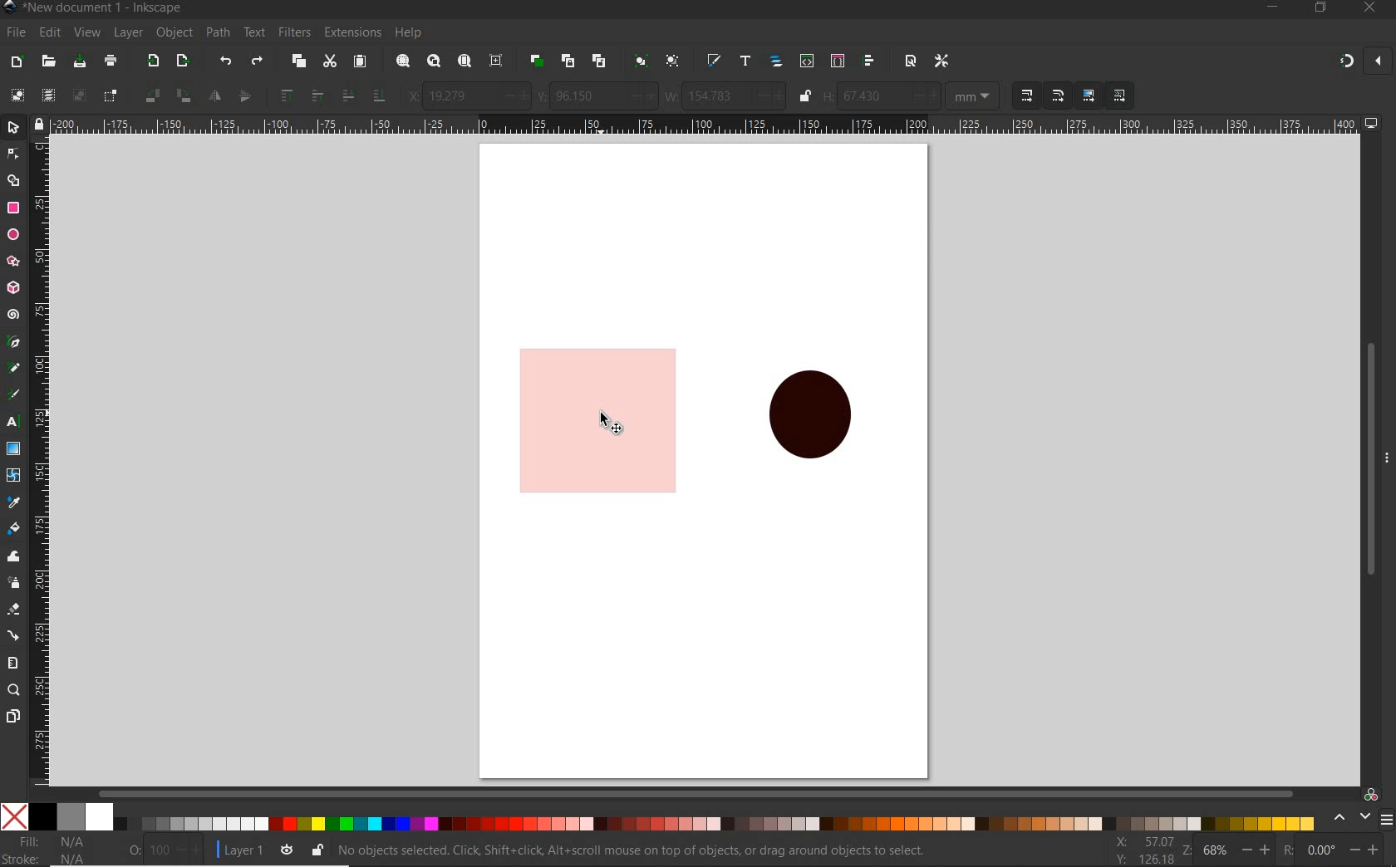 The height and width of the screenshot is (867, 1396). What do you see at coordinates (316, 94) in the screenshot?
I see `raise` at bounding box center [316, 94].